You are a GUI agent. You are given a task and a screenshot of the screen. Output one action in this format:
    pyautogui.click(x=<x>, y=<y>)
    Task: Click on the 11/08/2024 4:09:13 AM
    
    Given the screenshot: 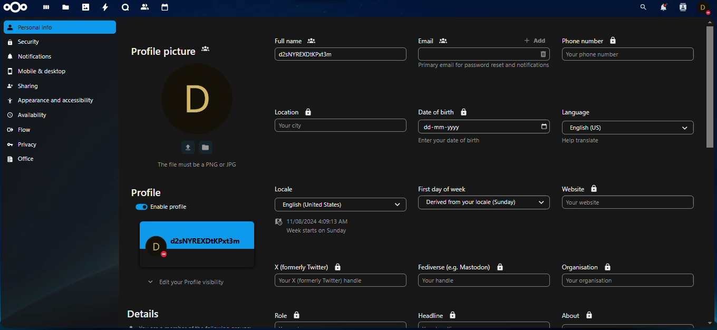 What is the action you would take?
    pyautogui.click(x=318, y=221)
    